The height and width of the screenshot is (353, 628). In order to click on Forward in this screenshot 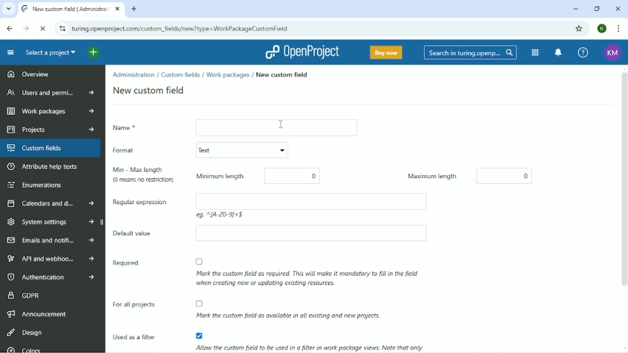, I will do `click(26, 28)`.